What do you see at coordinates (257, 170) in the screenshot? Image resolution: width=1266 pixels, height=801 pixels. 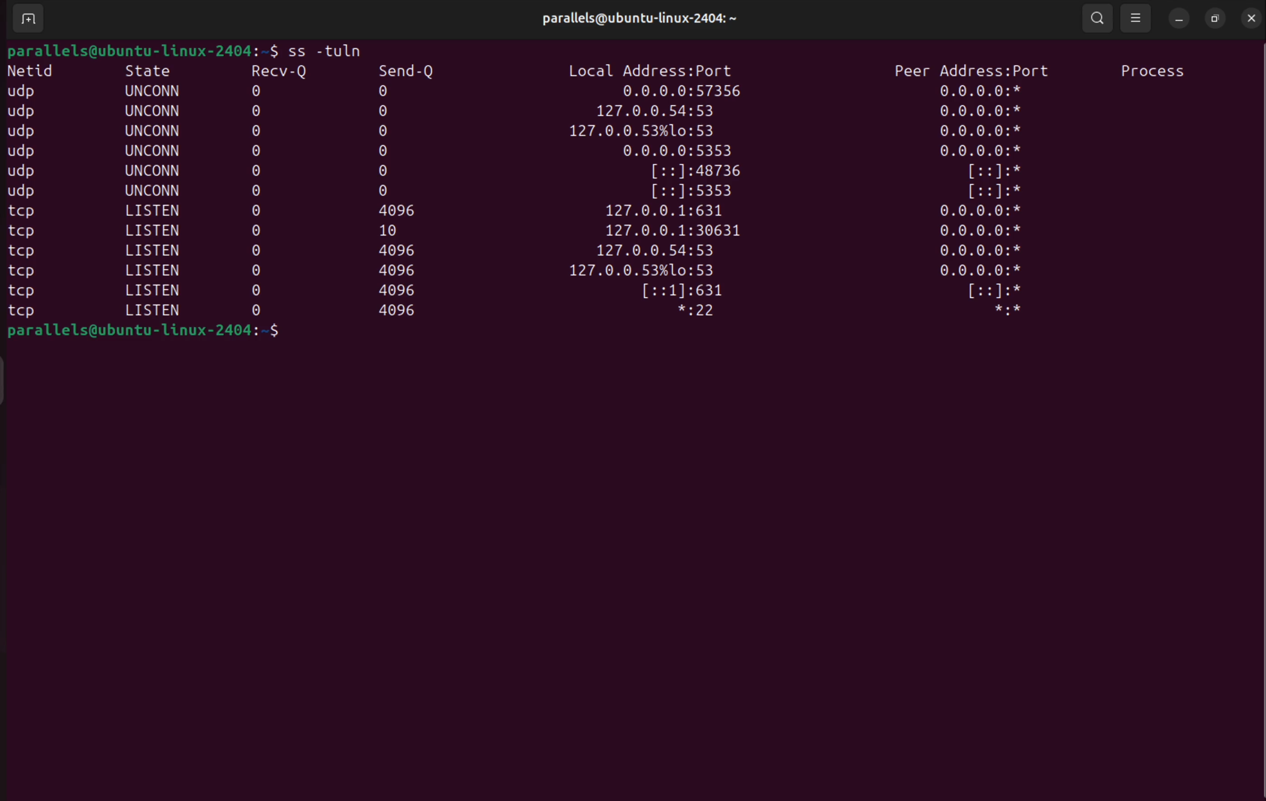 I see `` at bounding box center [257, 170].